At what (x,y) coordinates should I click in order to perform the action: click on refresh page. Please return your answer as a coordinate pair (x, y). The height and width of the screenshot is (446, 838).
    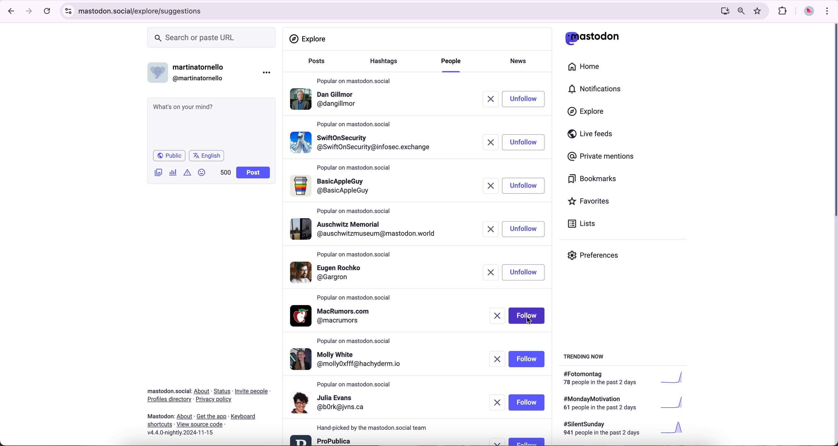
    Looking at the image, I should click on (47, 11).